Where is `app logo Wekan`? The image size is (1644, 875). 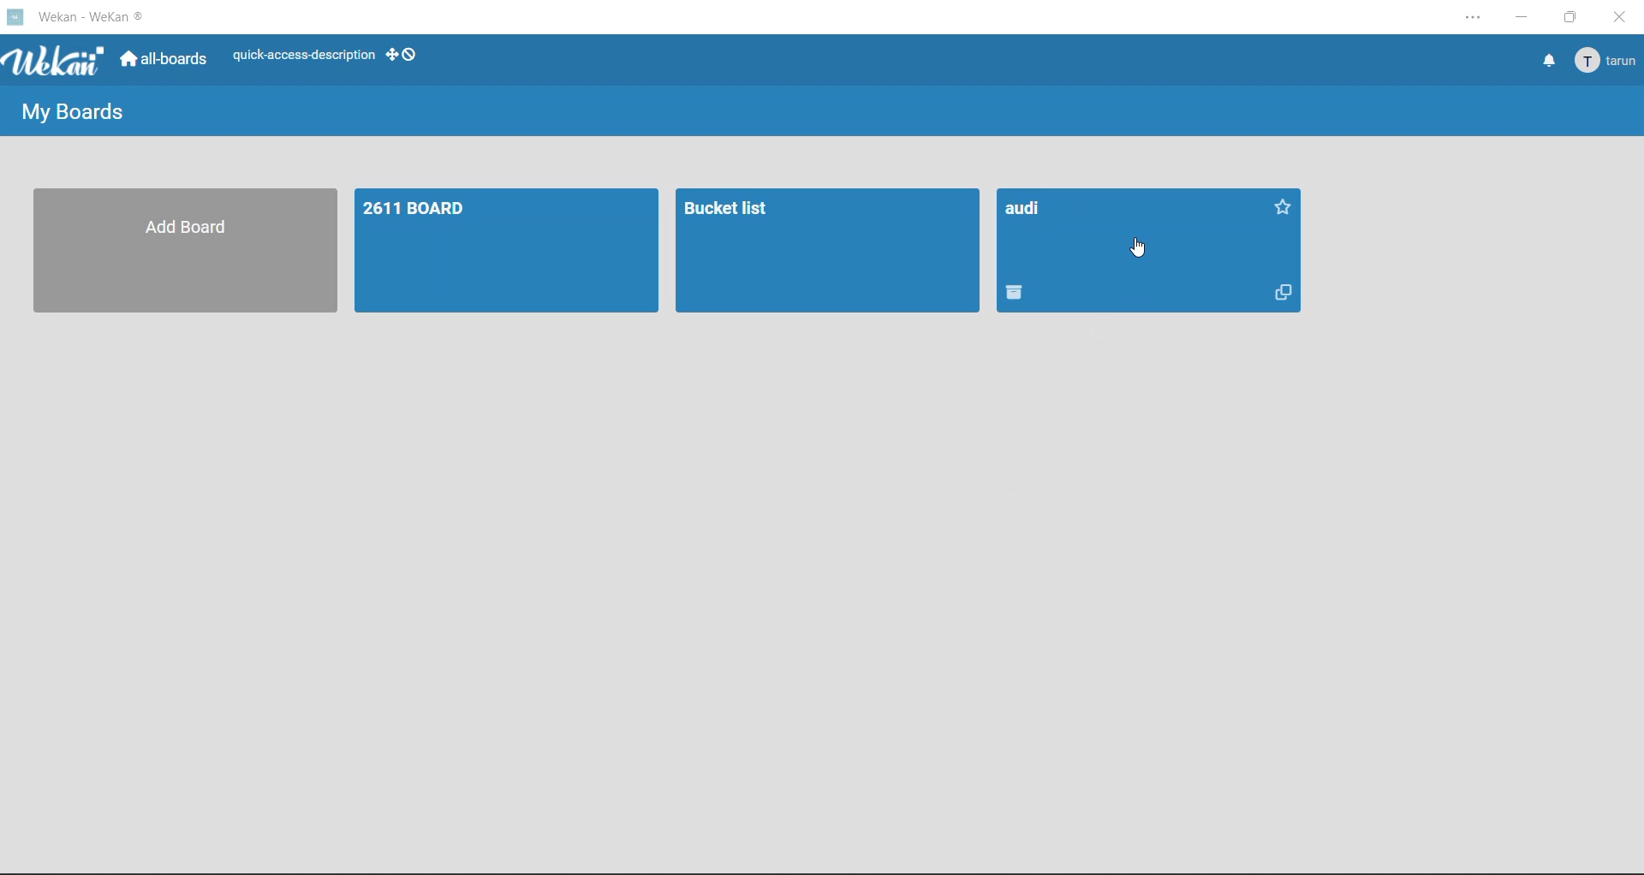 app logo Wekan is located at coordinates (51, 62).